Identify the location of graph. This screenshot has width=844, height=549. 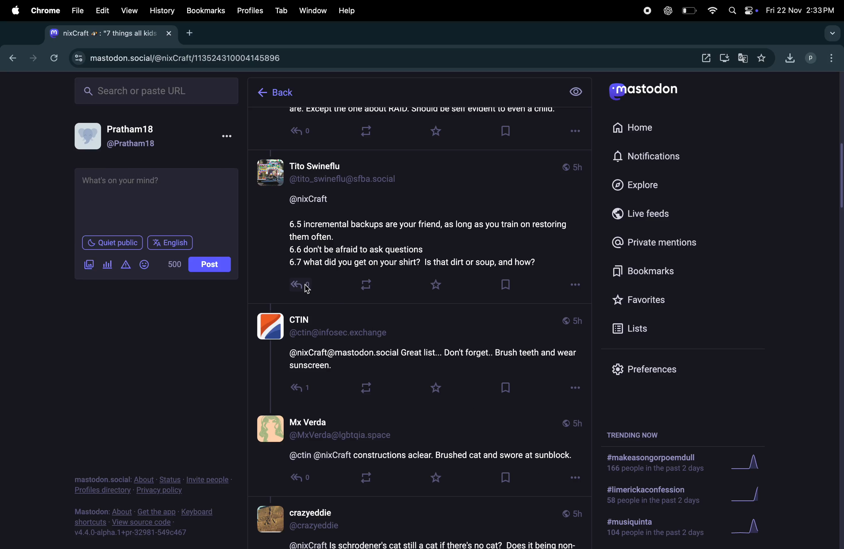
(753, 527).